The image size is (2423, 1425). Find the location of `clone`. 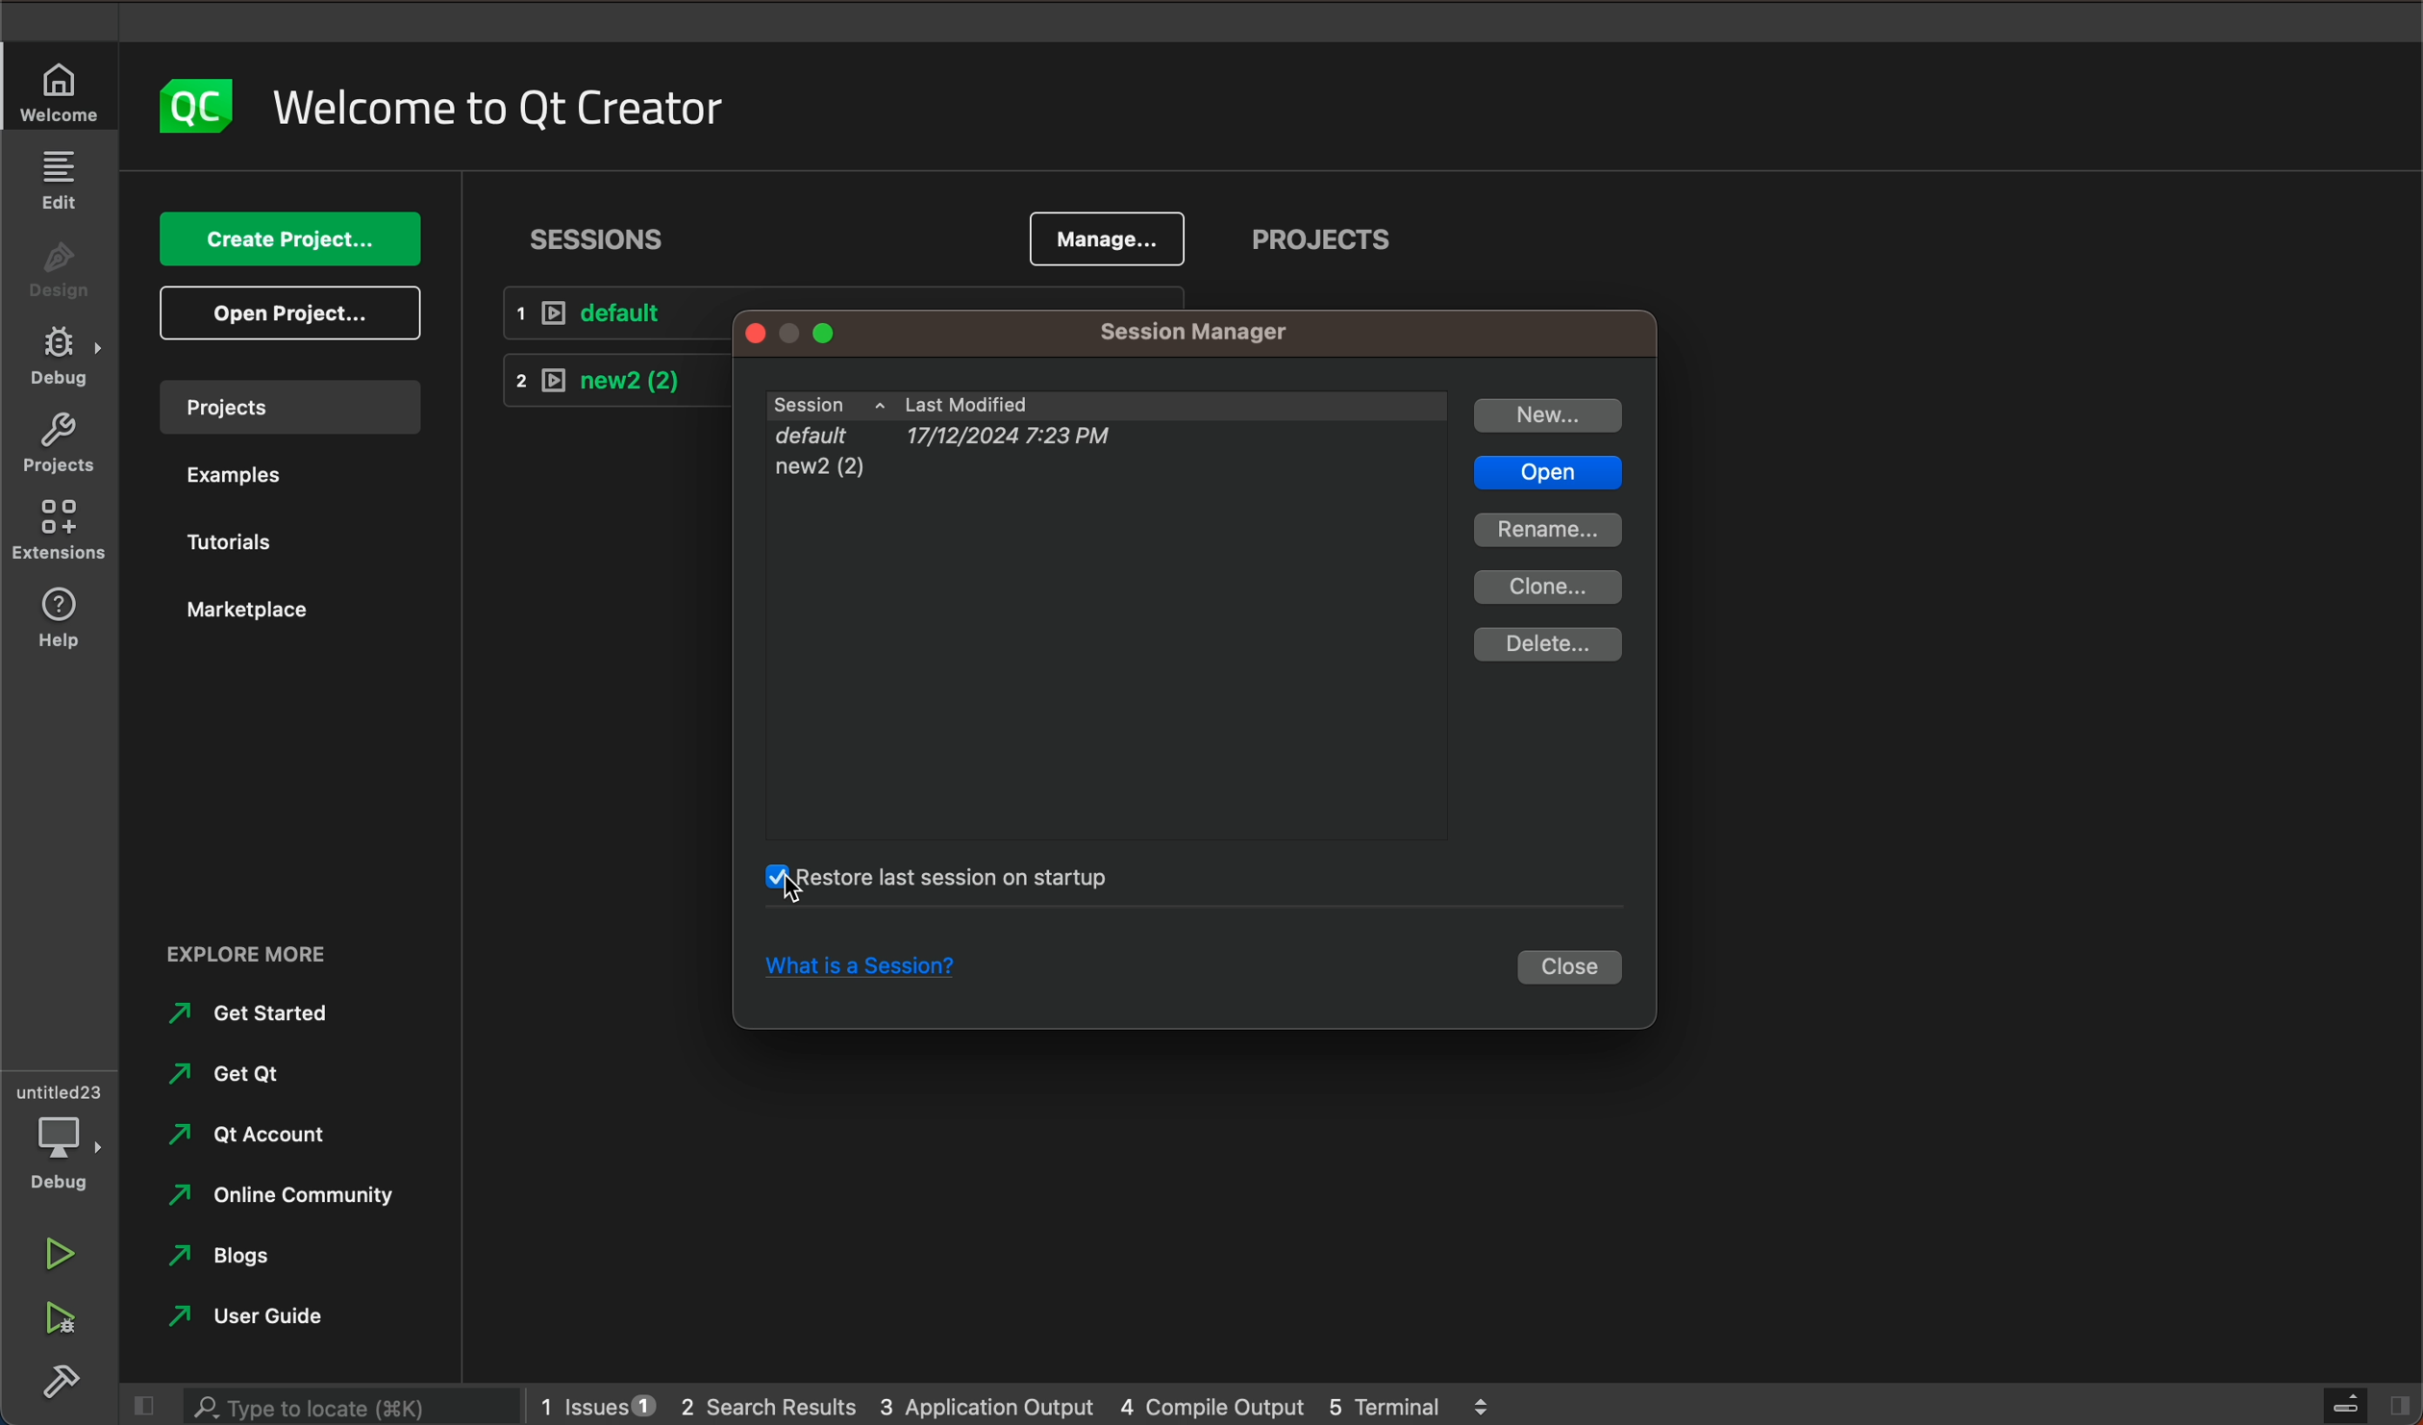

clone is located at coordinates (1543, 587).